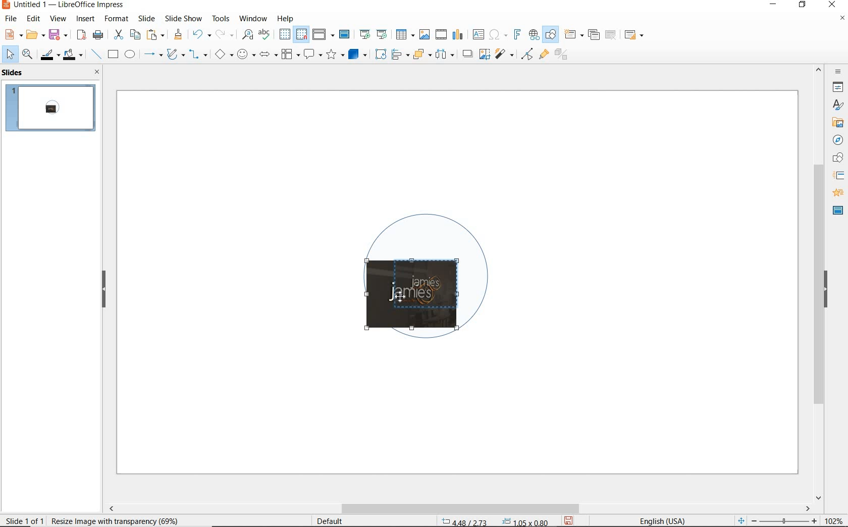  Describe the element at coordinates (445, 55) in the screenshot. I see `select at least three objects to distribute` at that location.